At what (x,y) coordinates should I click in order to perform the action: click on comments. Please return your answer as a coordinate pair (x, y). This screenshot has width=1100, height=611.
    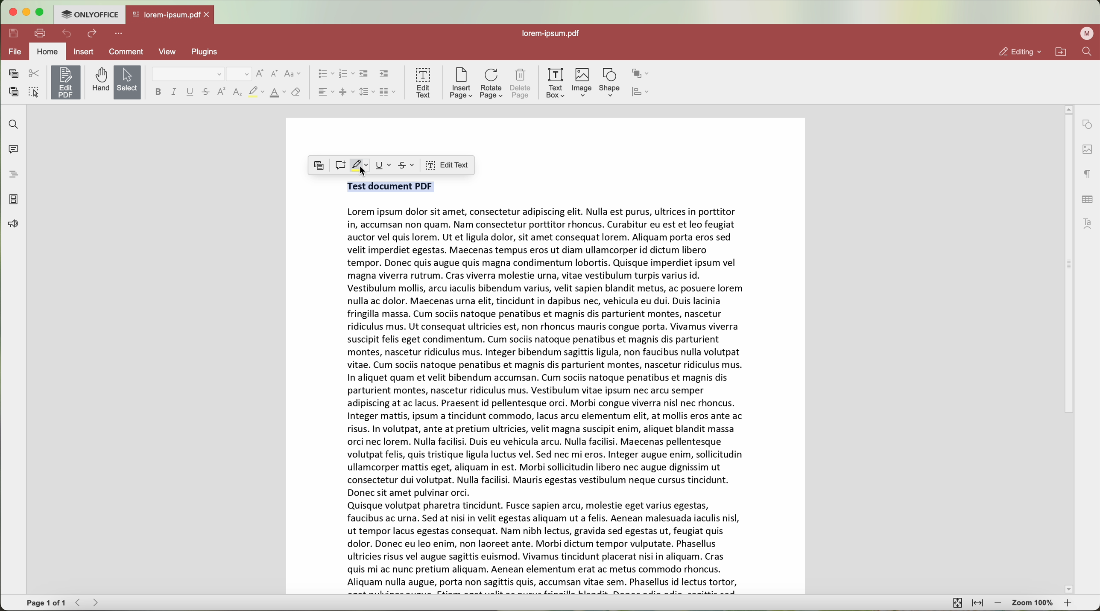
    Looking at the image, I should click on (12, 151).